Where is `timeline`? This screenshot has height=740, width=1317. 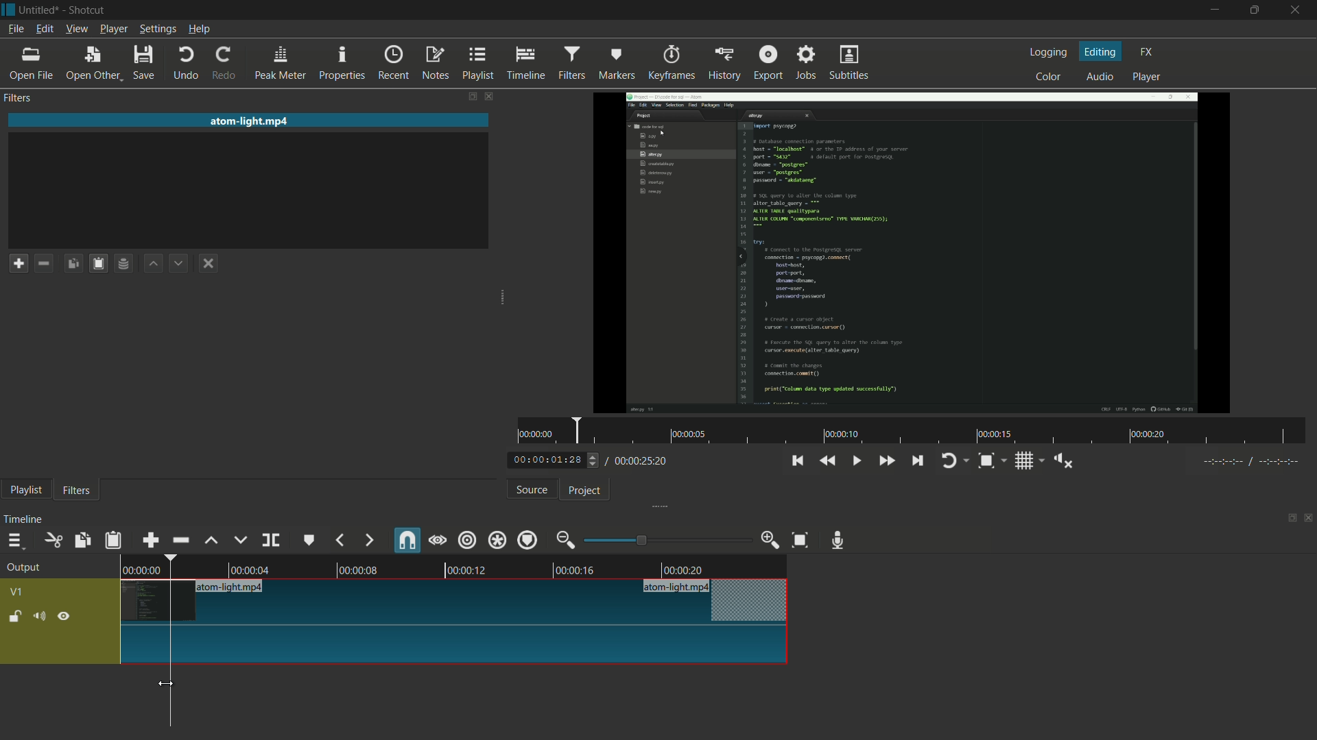
timeline is located at coordinates (25, 519).